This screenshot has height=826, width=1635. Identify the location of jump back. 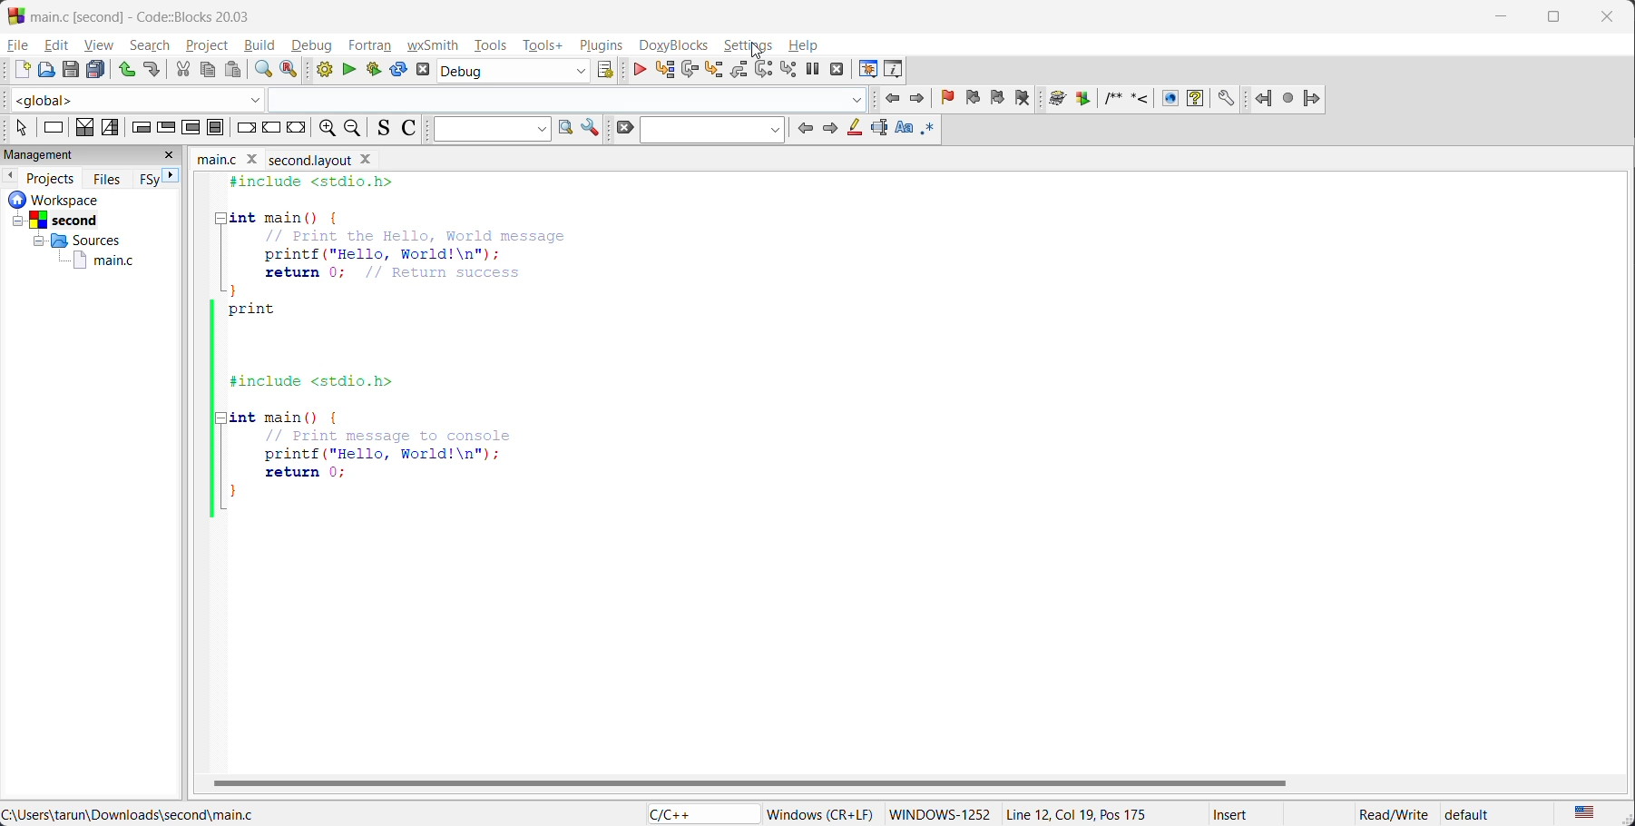
(887, 97).